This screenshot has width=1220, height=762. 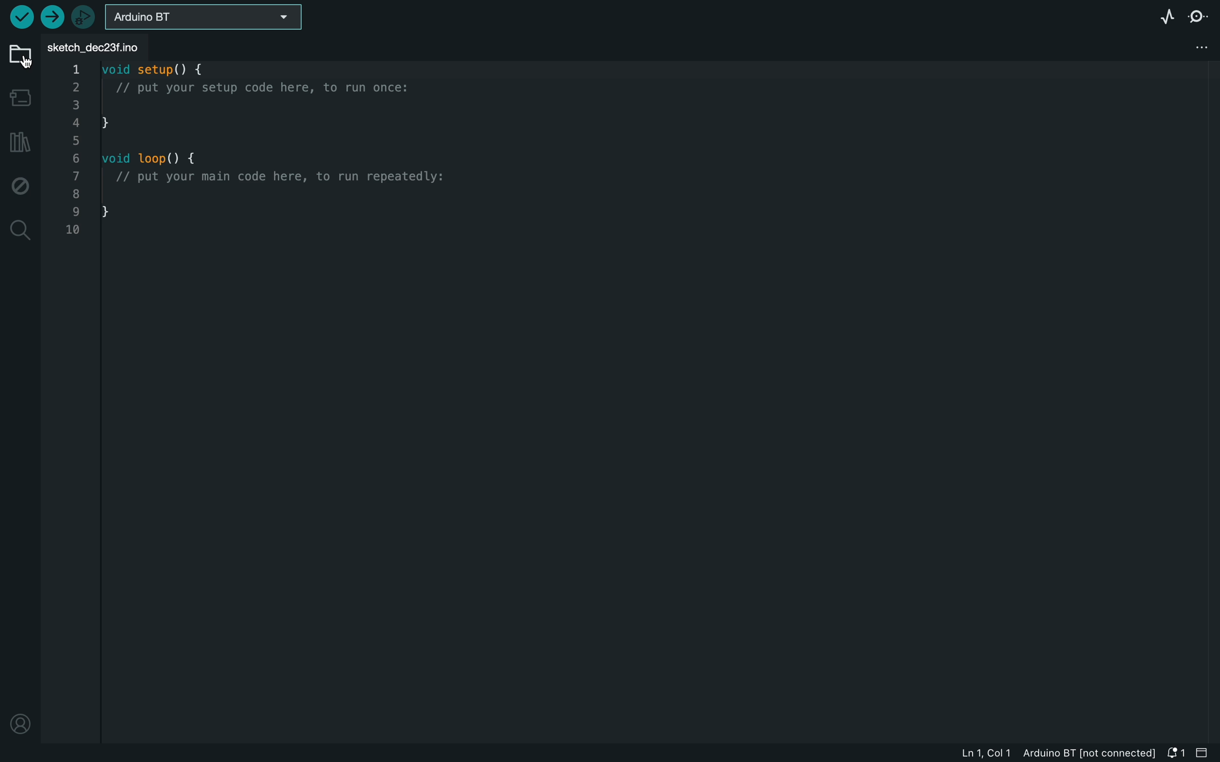 What do you see at coordinates (207, 18) in the screenshot?
I see `board selecter` at bounding box center [207, 18].